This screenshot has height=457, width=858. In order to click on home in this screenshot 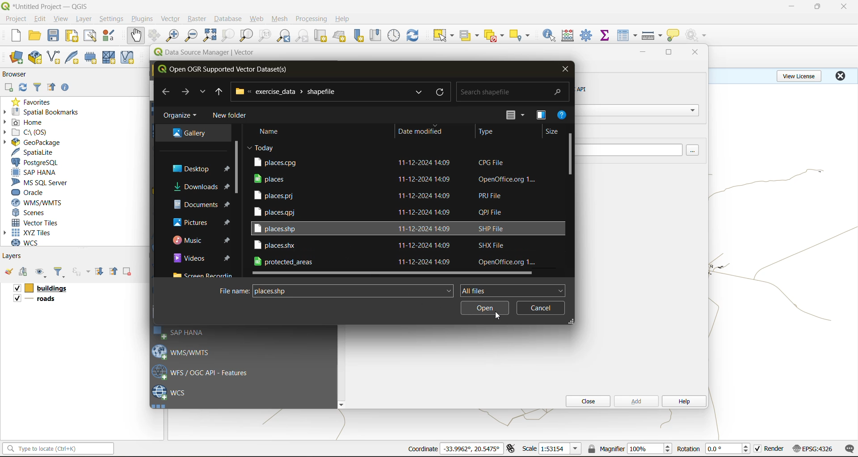, I will do `click(27, 123)`.